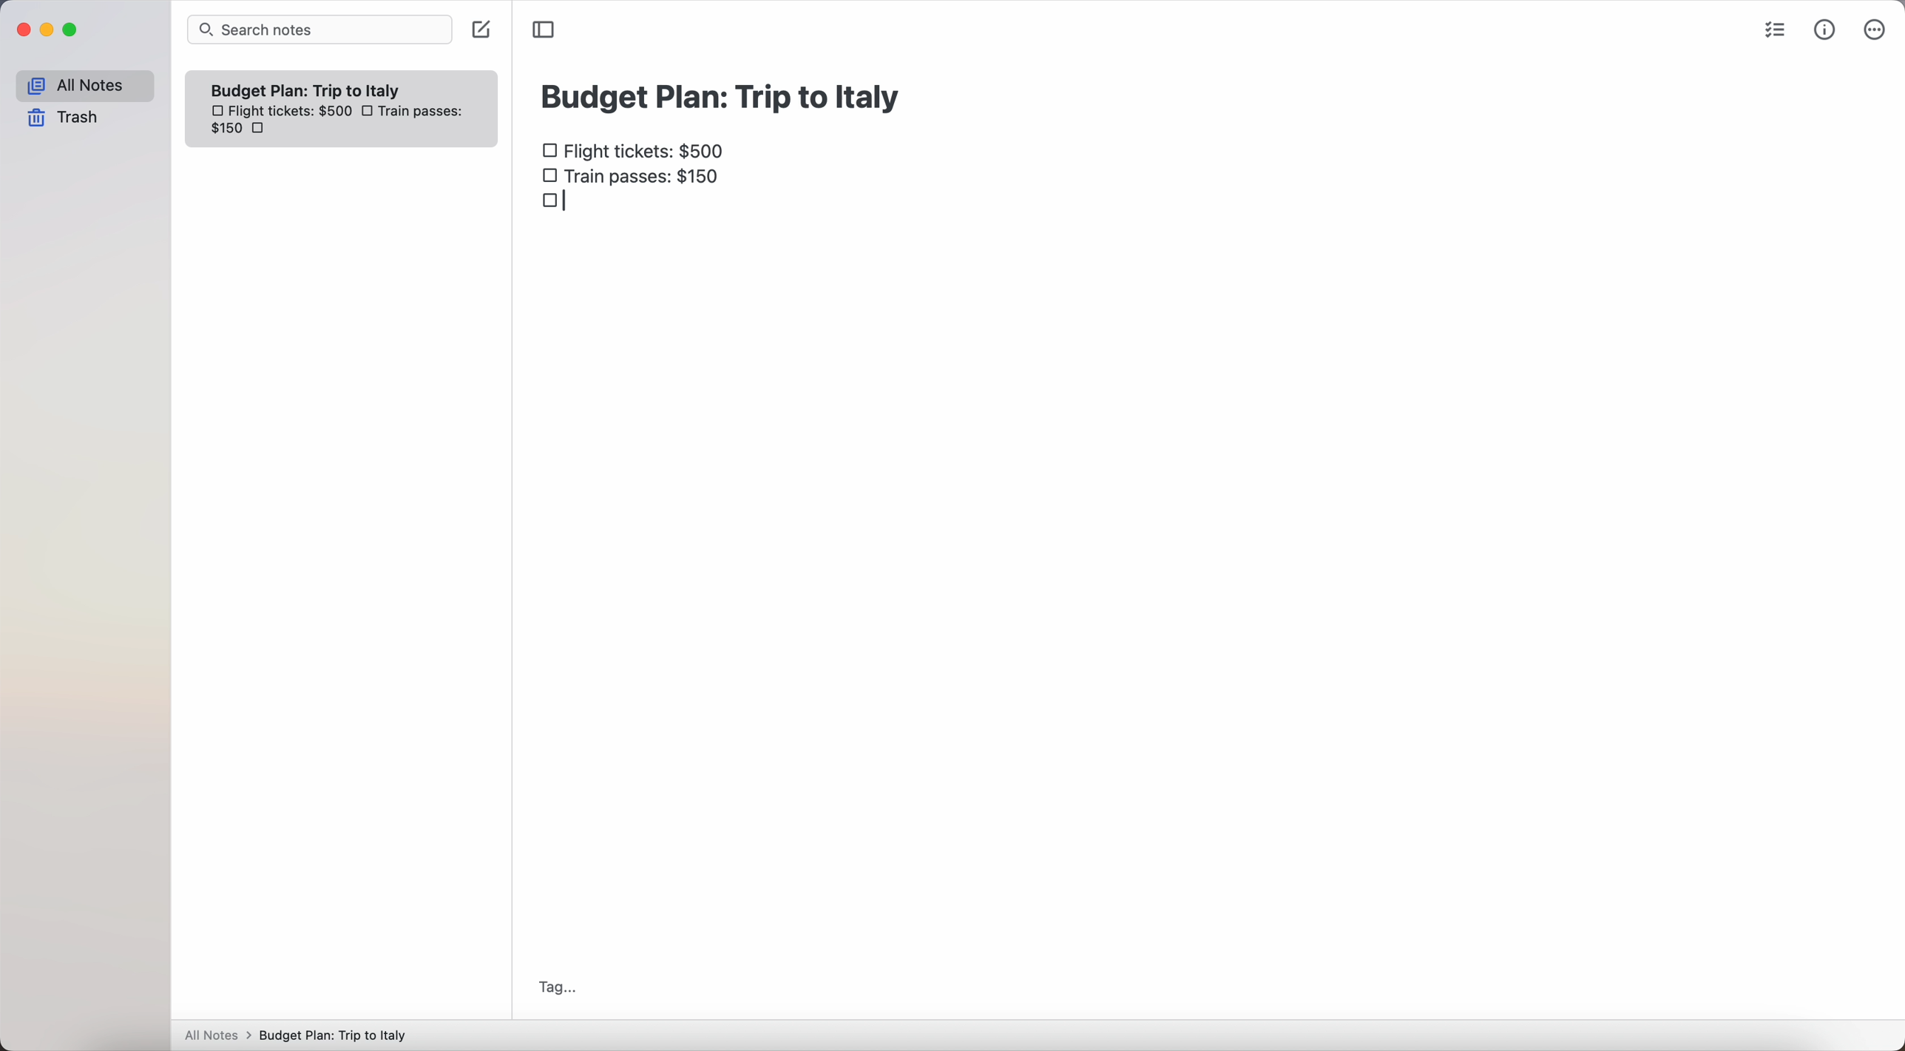 The image size is (1905, 1051). What do you see at coordinates (51, 30) in the screenshot?
I see `minimize` at bounding box center [51, 30].